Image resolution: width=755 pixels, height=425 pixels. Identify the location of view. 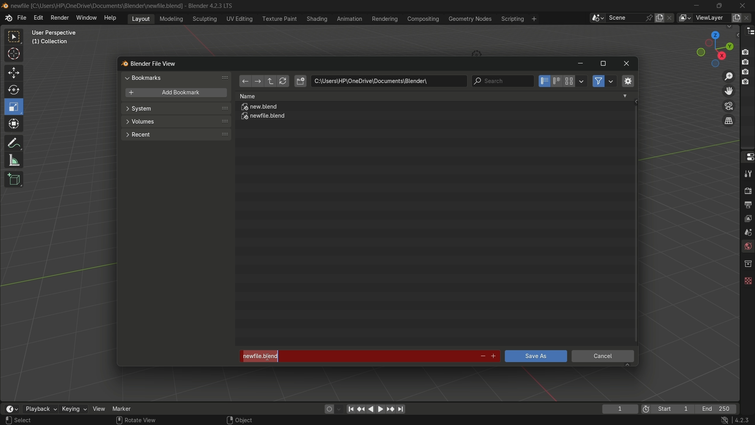
(99, 408).